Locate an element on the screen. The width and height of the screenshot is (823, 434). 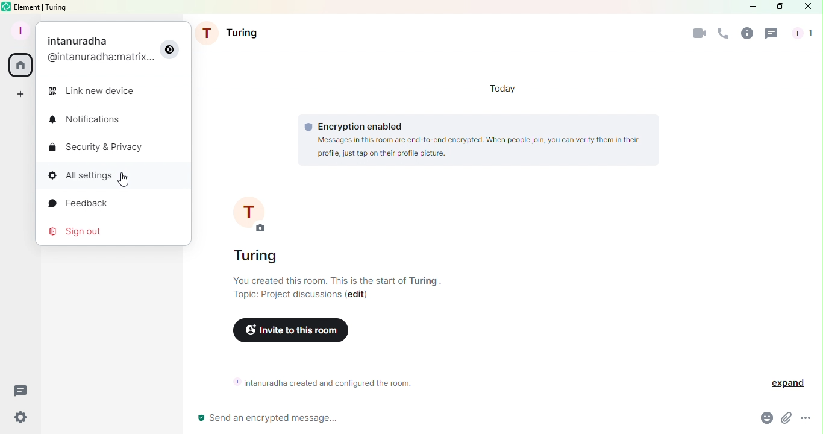
Quick settings is located at coordinates (17, 419).